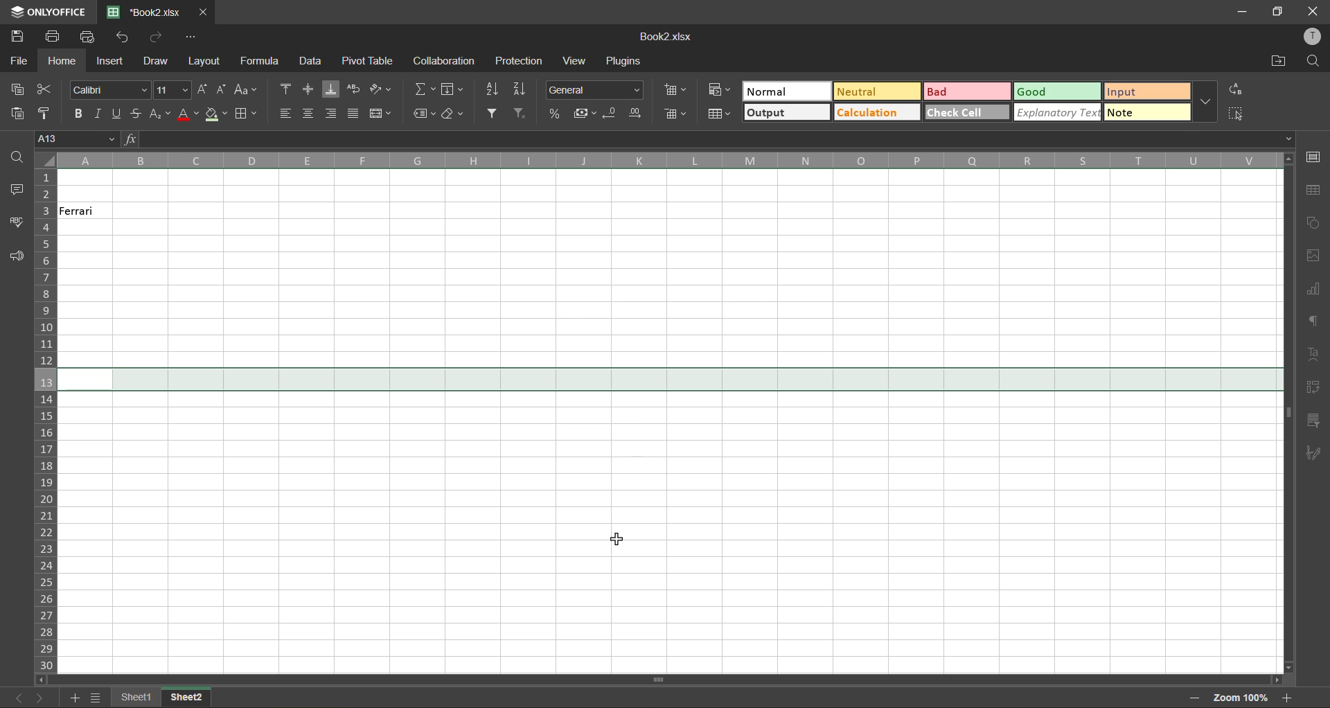 Image resolution: width=1330 pixels, height=708 pixels. What do you see at coordinates (668, 380) in the screenshot?
I see `row height increased` at bounding box center [668, 380].